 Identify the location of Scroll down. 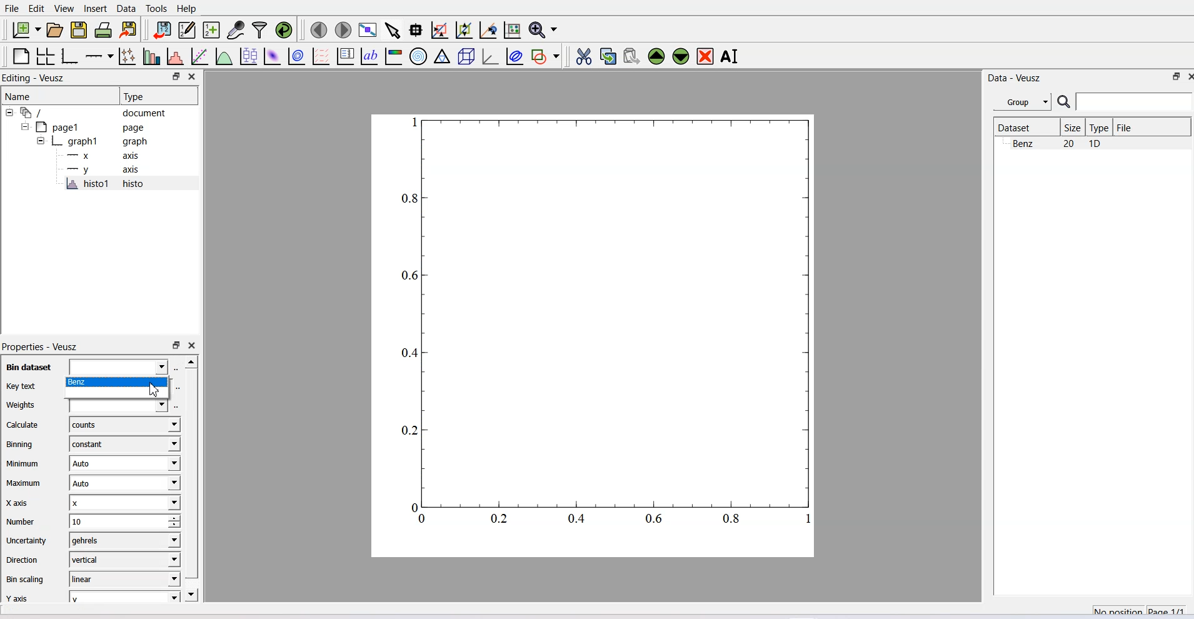
(193, 594).